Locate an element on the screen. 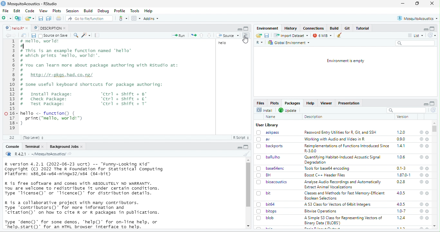 This screenshot has height=232, width=440. Packages is located at coordinates (293, 103).